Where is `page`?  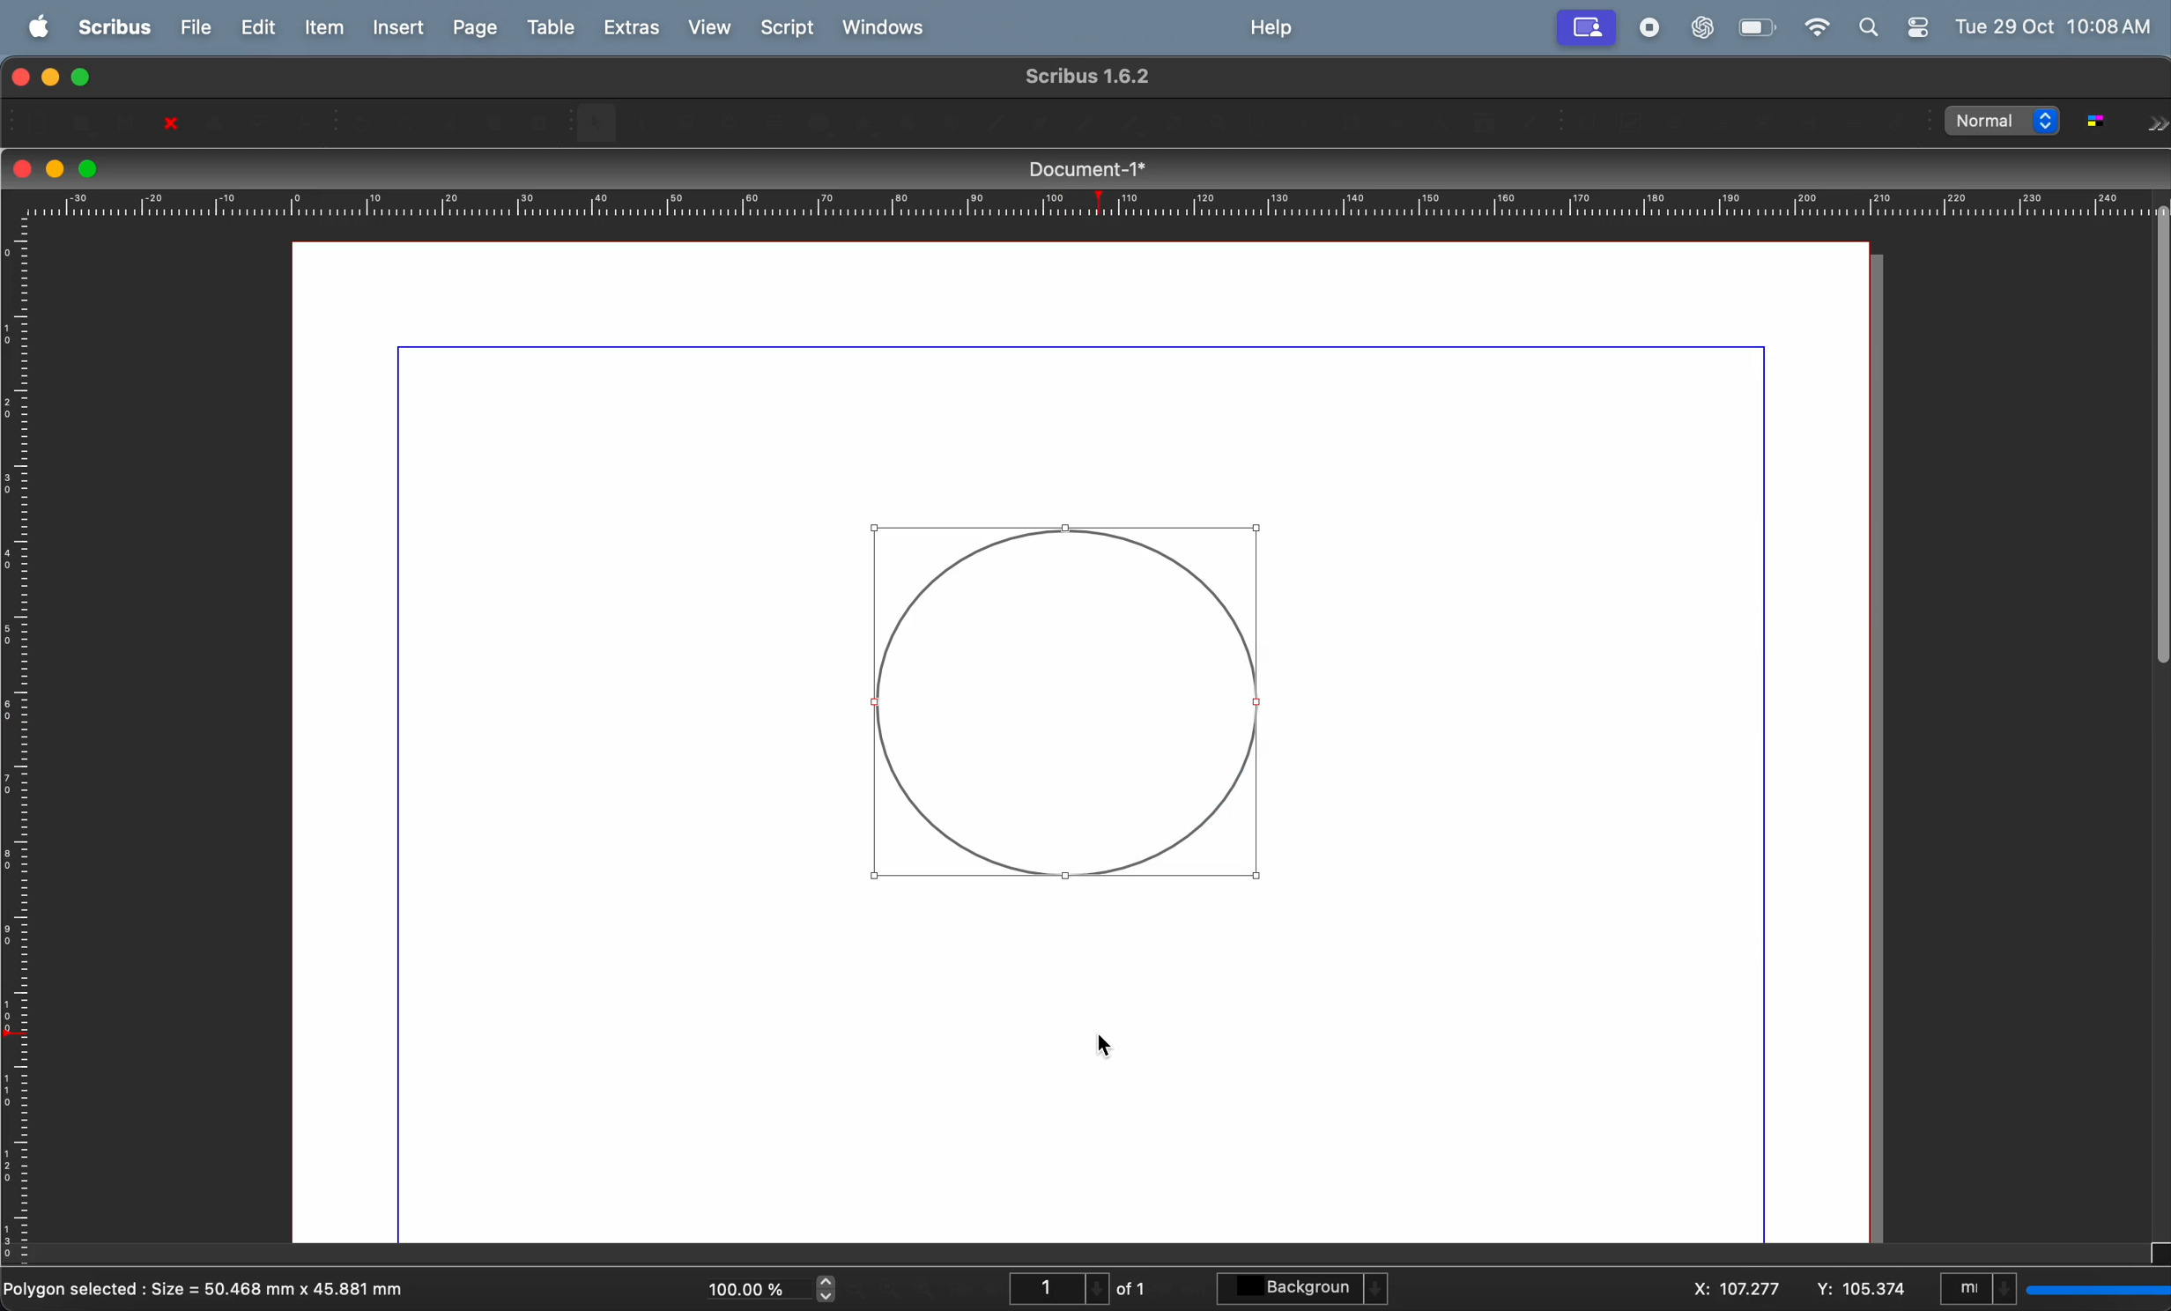
page is located at coordinates (472, 27).